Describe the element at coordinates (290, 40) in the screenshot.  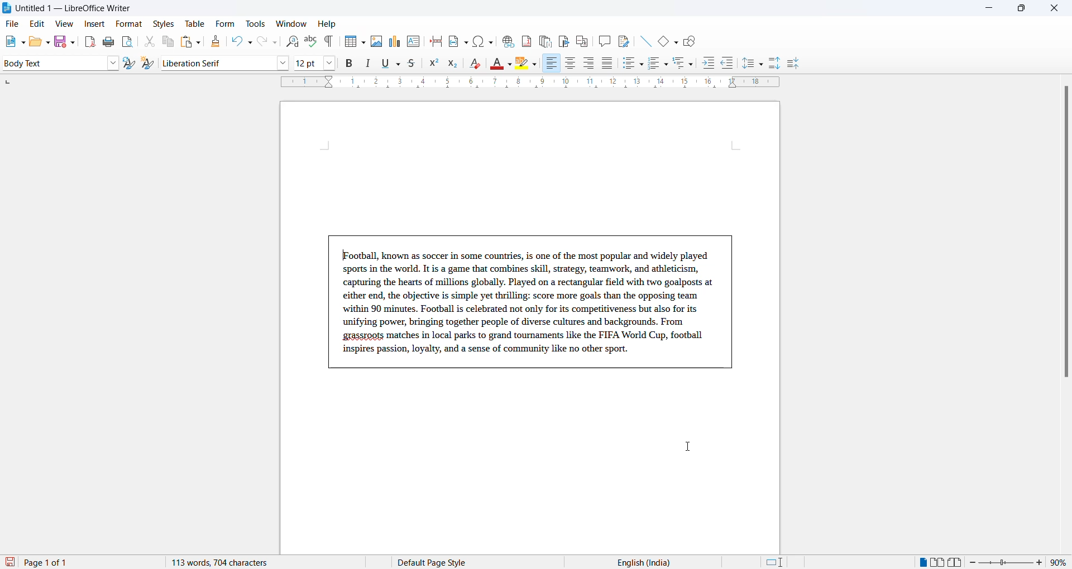
I see `find and replace` at that location.